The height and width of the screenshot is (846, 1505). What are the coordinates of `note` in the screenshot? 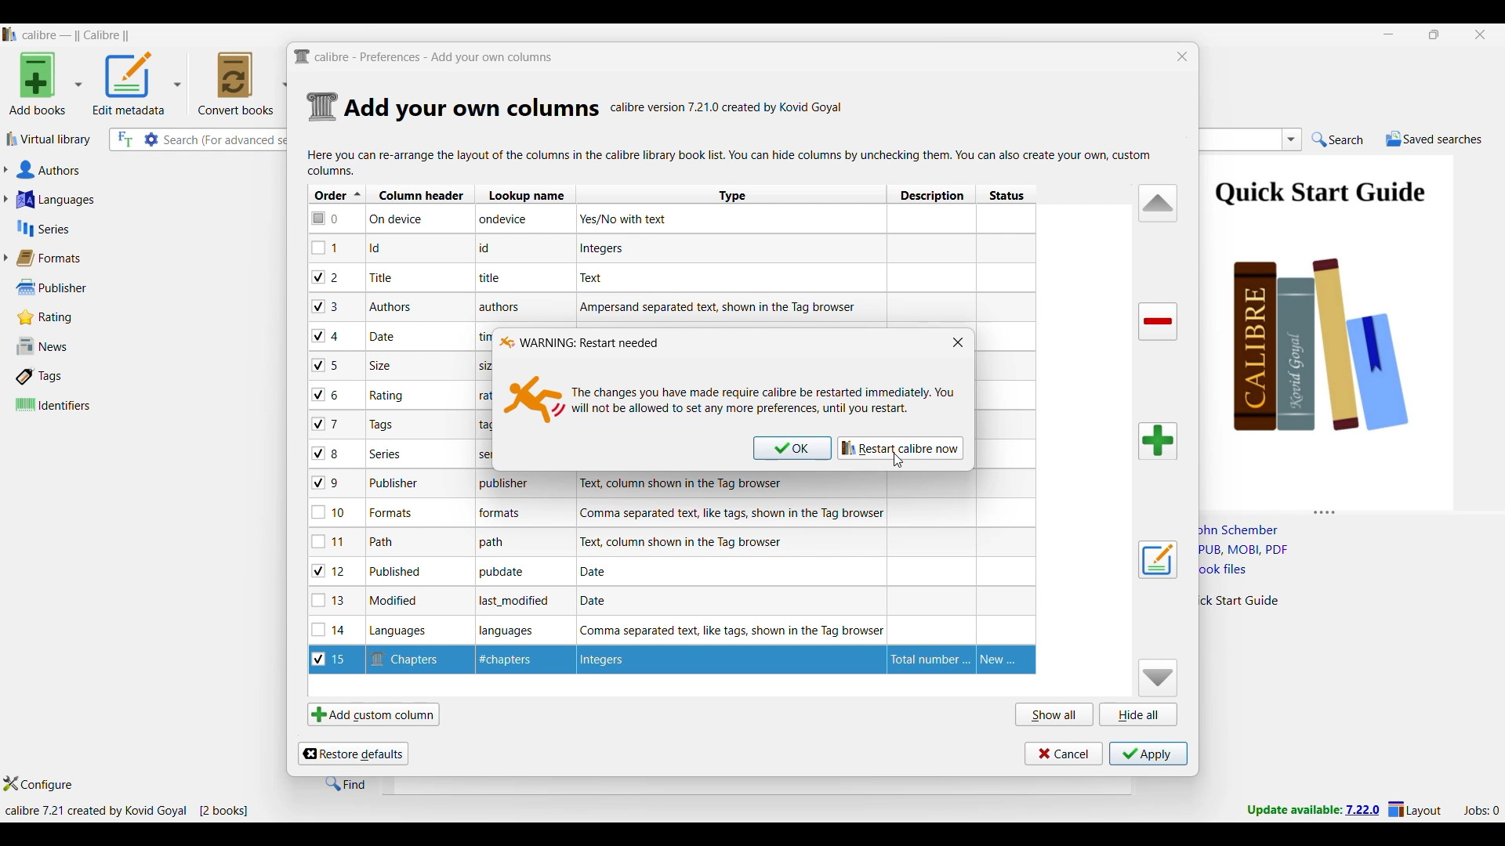 It's located at (501, 248).